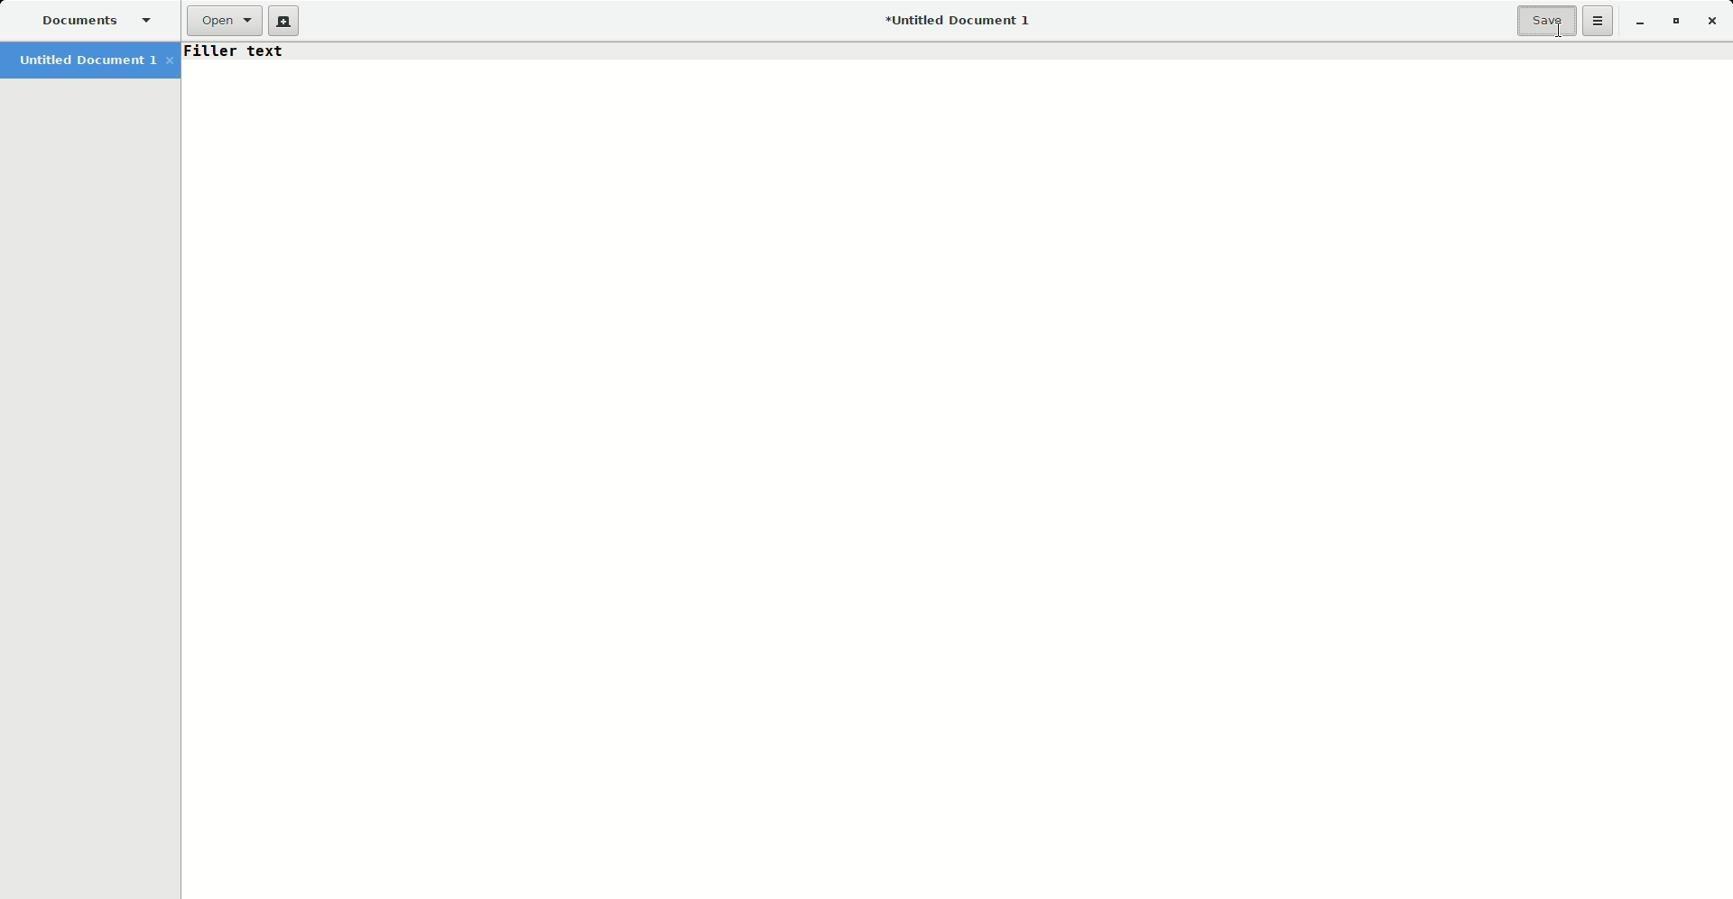  What do you see at coordinates (1553, 32) in the screenshot?
I see `cursor` at bounding box center [1553, 32].